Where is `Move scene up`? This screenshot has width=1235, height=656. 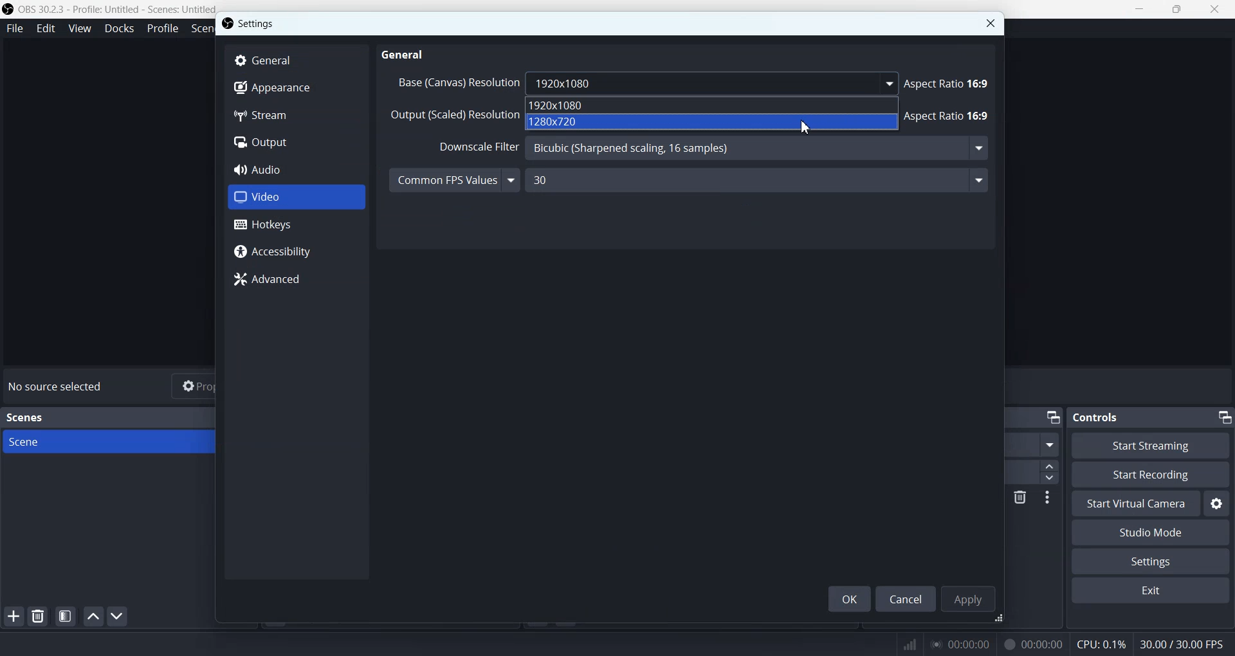 Move scene up is located at coordinates (93, 616).